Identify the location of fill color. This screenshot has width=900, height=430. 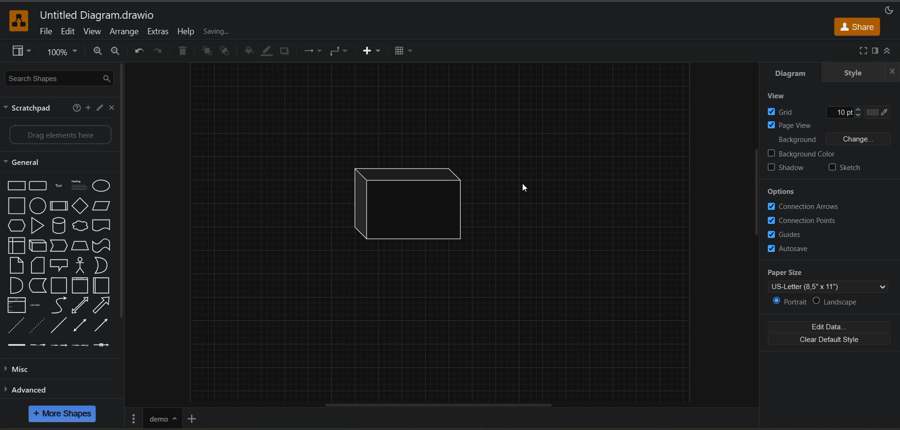
(250, 51).